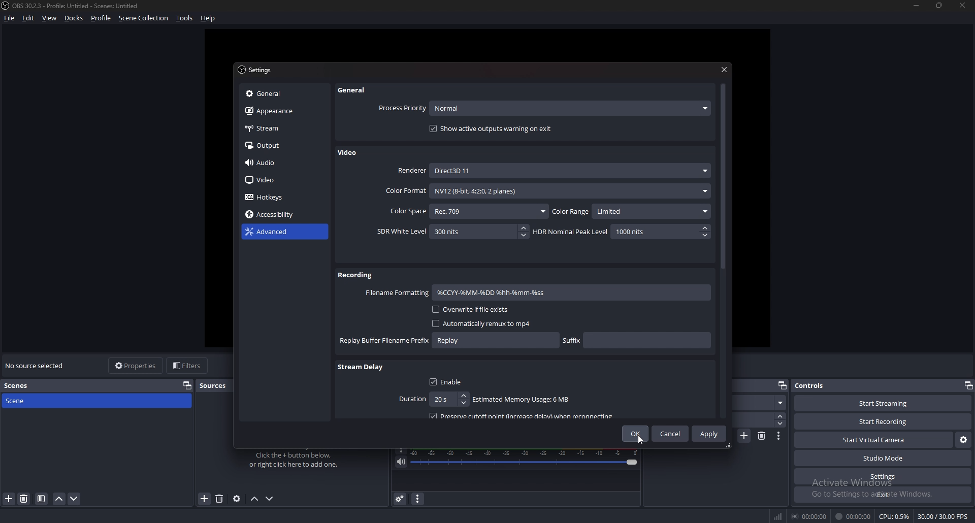 The image size is (975, 523). Describe the element at coordinates (815, 385) in the screenshot. I see `controls` at that location.